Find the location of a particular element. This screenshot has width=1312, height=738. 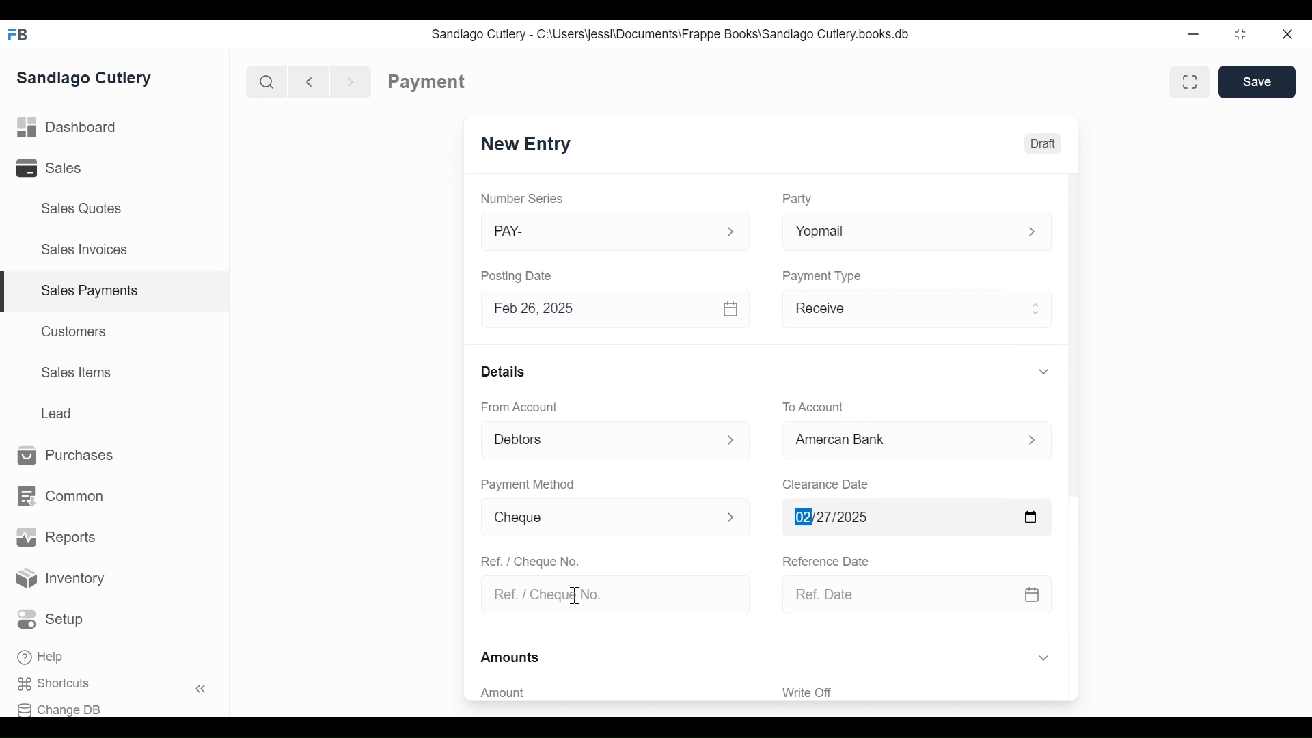

cursor is located at coordinates (577, 596).